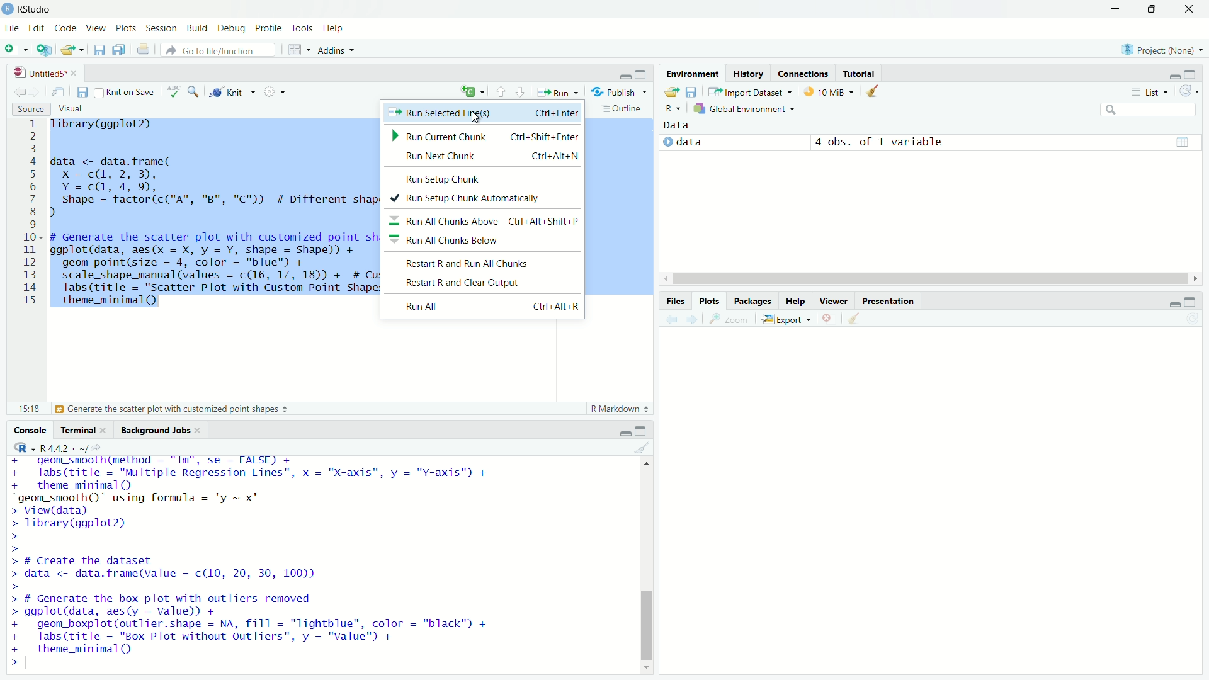  Describe the element at coordinates (1161, 50) in the screenshot. I see `Project: (None)` at that location.